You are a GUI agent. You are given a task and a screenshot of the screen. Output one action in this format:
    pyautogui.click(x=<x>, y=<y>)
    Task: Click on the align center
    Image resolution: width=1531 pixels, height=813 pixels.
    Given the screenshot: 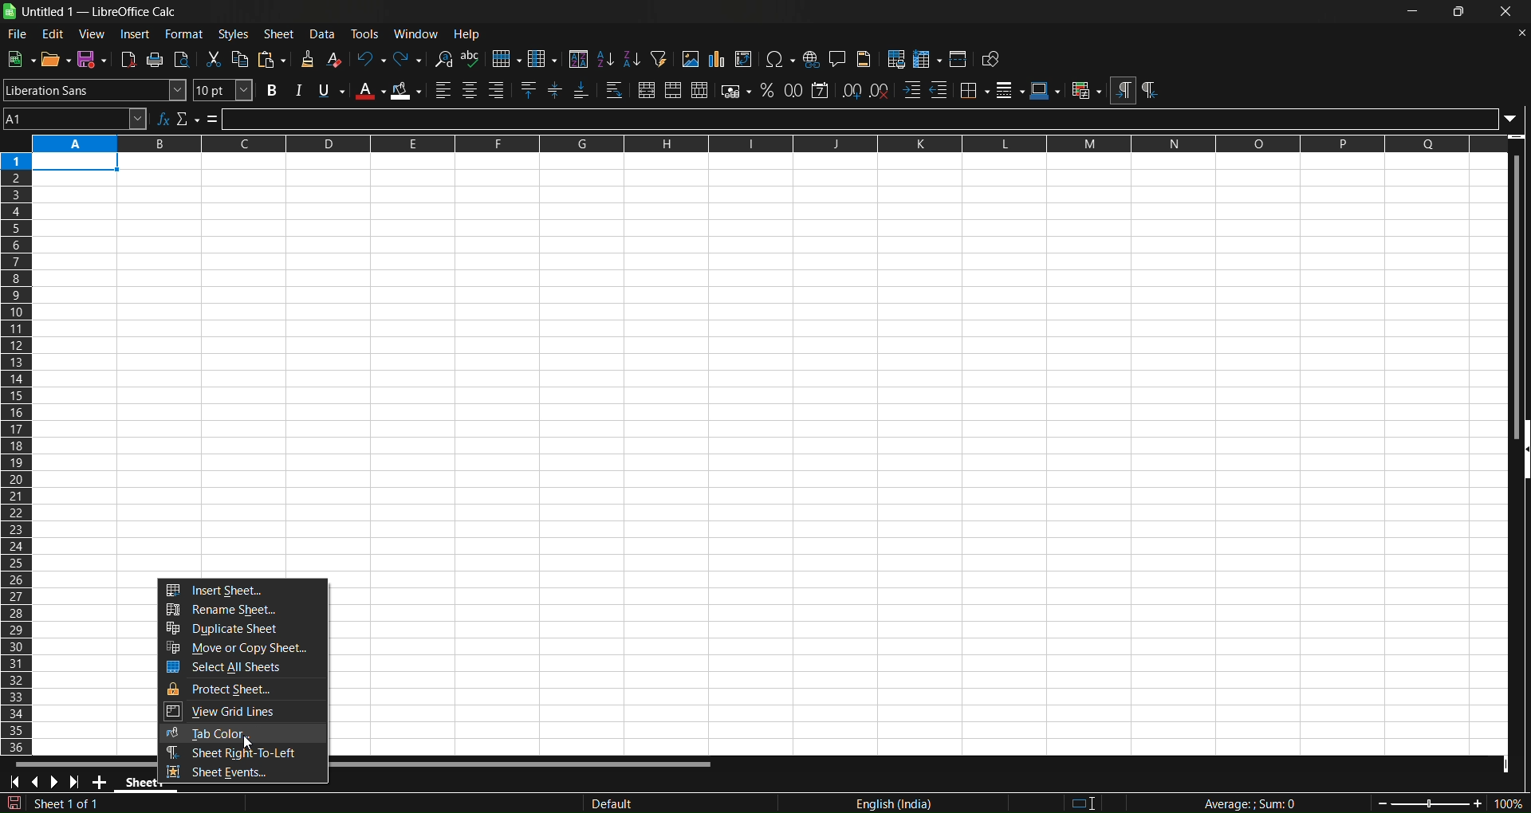 What is the action you would take?
    pyautogui.click(x=470, y=91)
    